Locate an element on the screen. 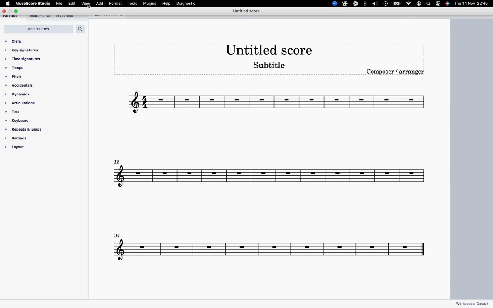  articulations is located at coordinates (23, 103).